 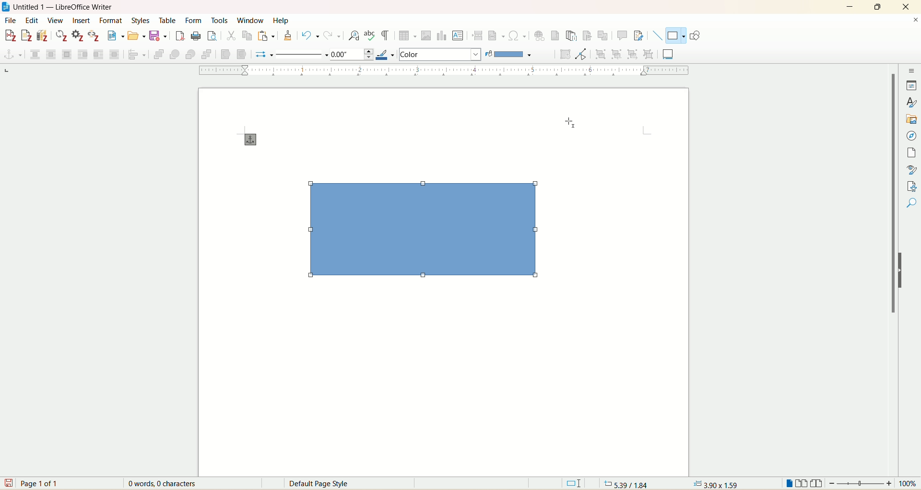 I want to click on insert footnote, so click(x=558, y=35).